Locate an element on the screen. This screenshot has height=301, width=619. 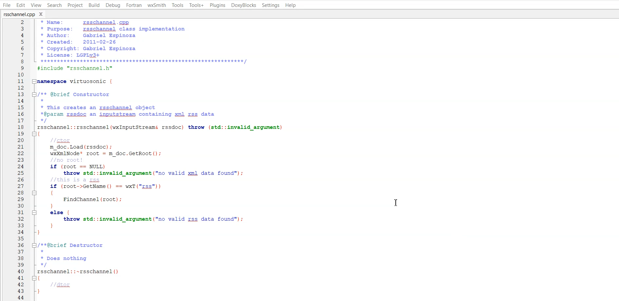
Collapse is located at coordinates (35, 213).